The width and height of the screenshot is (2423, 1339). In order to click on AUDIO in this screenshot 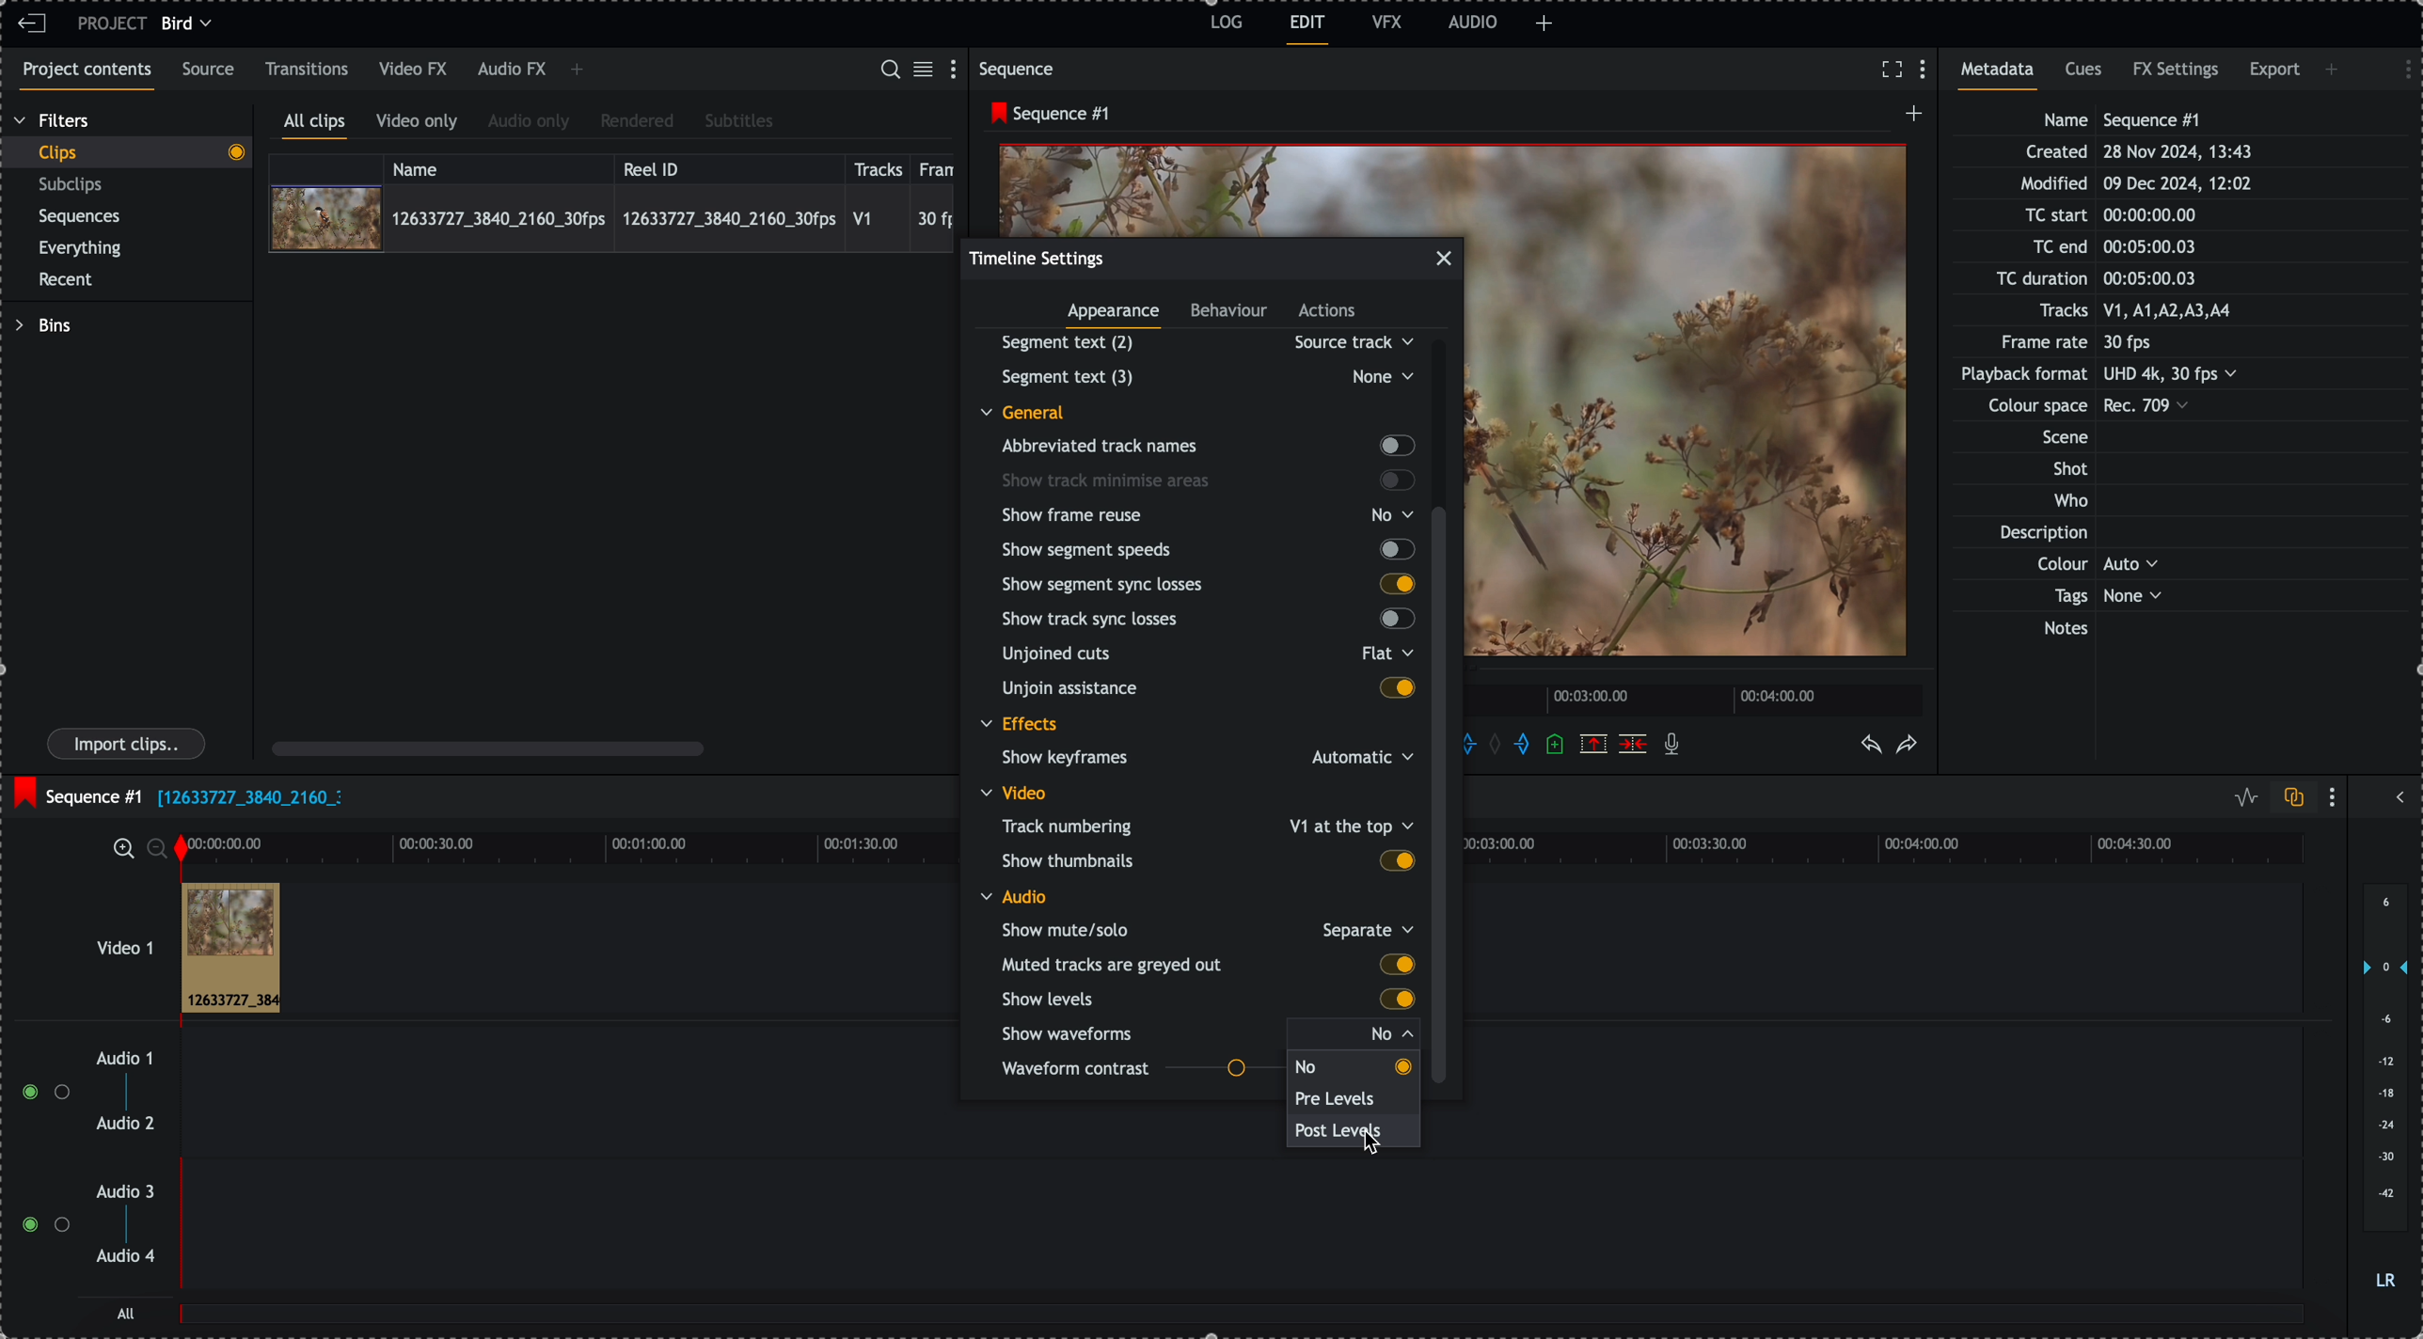, I will do `click(1473, 22)`.